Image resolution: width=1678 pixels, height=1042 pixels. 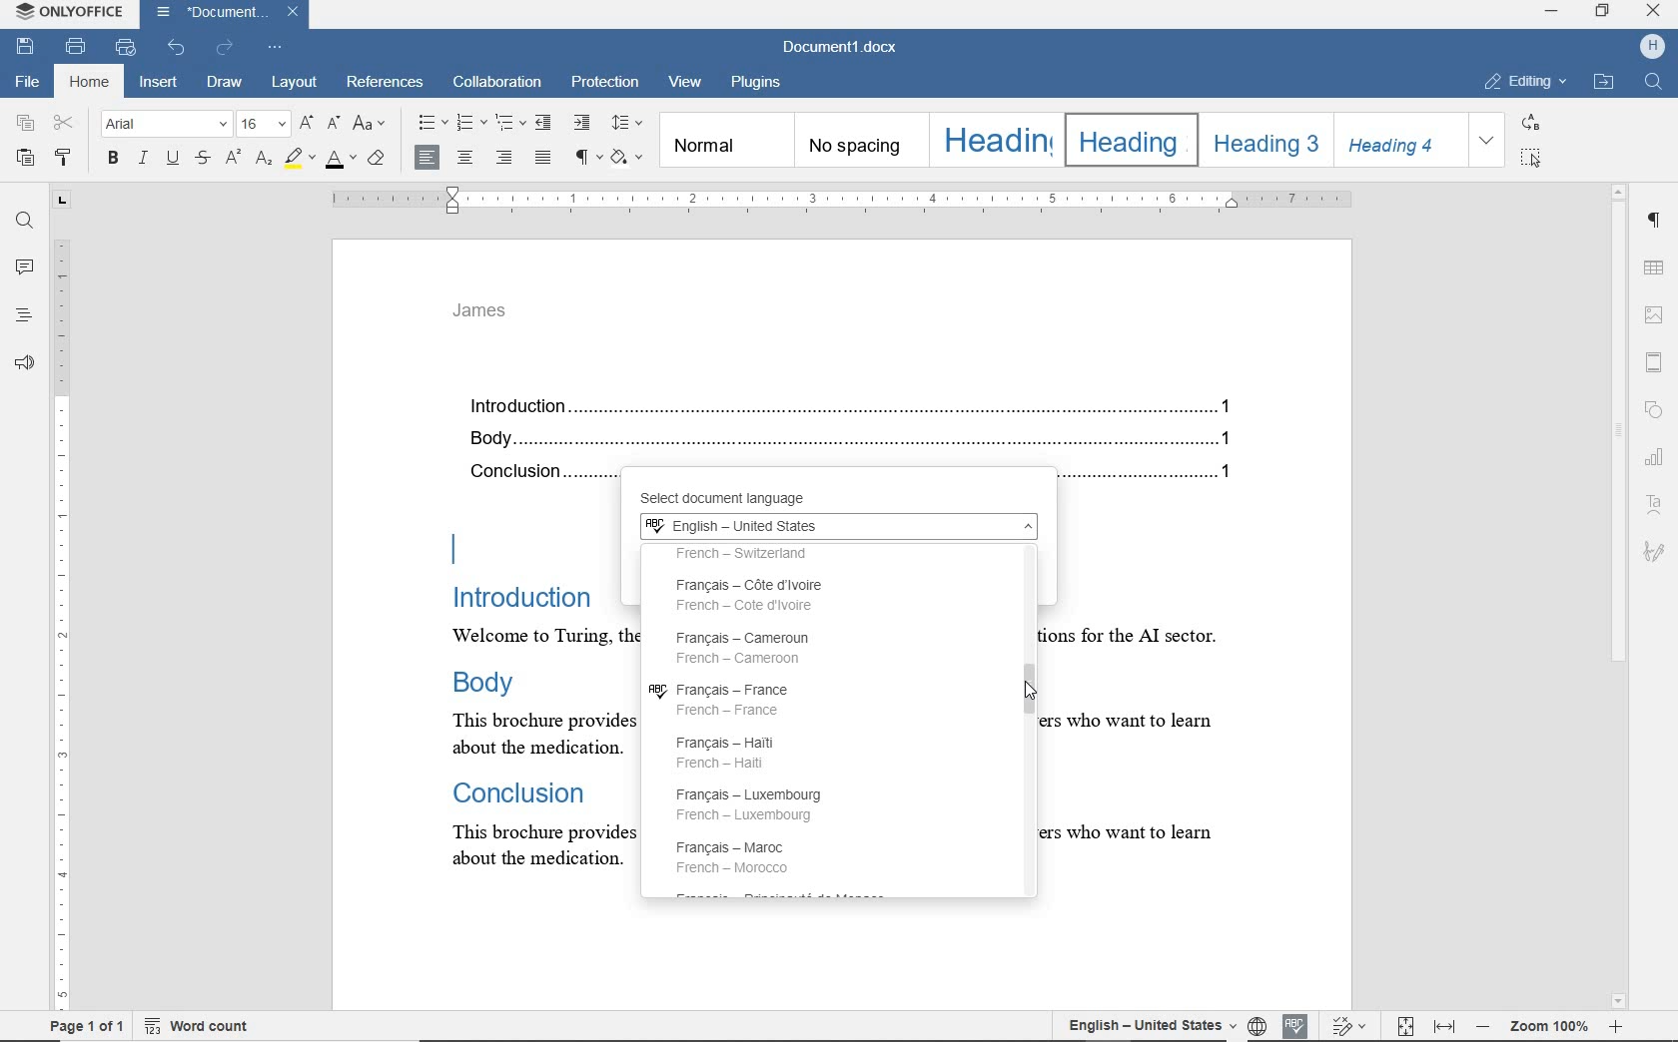 What do you see at coordinates (527, 671) in the screenshot?
I see `text` at bounding box center [527, 671].